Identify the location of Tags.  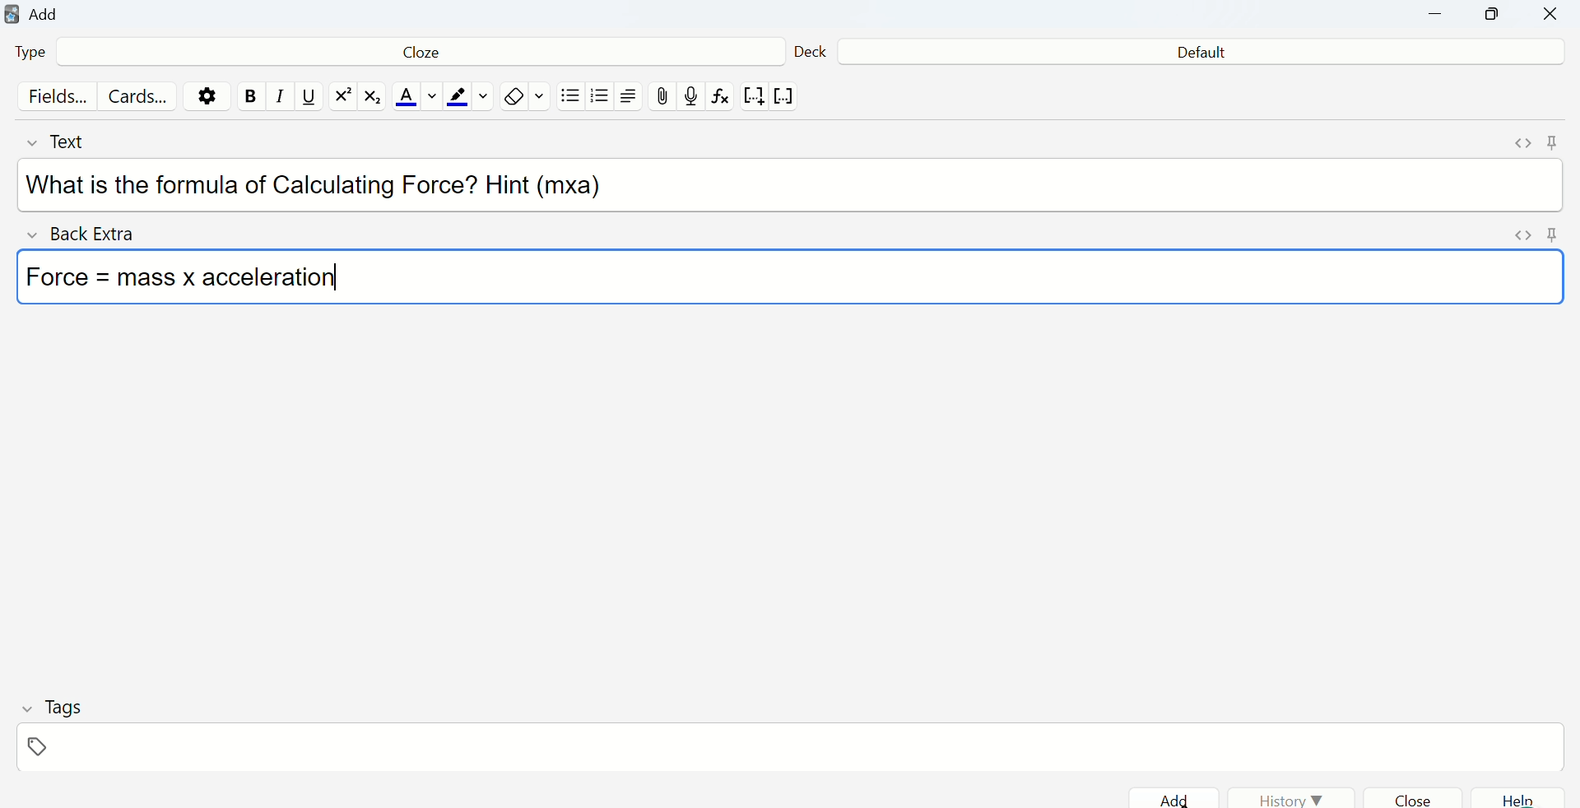
(52, 706).